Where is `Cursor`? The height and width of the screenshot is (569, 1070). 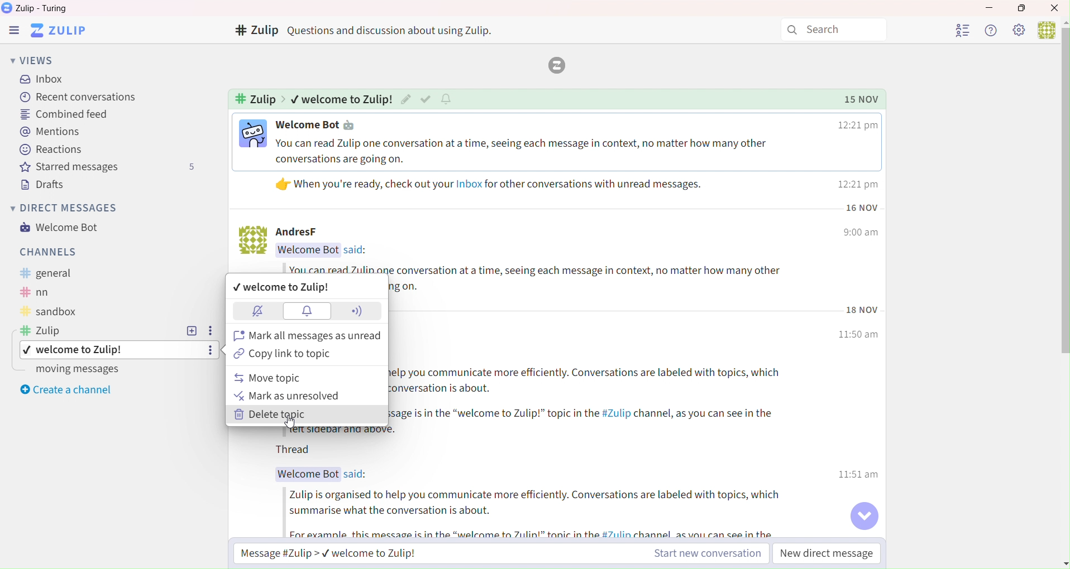
Cursor is located at coordinates (289, 422).